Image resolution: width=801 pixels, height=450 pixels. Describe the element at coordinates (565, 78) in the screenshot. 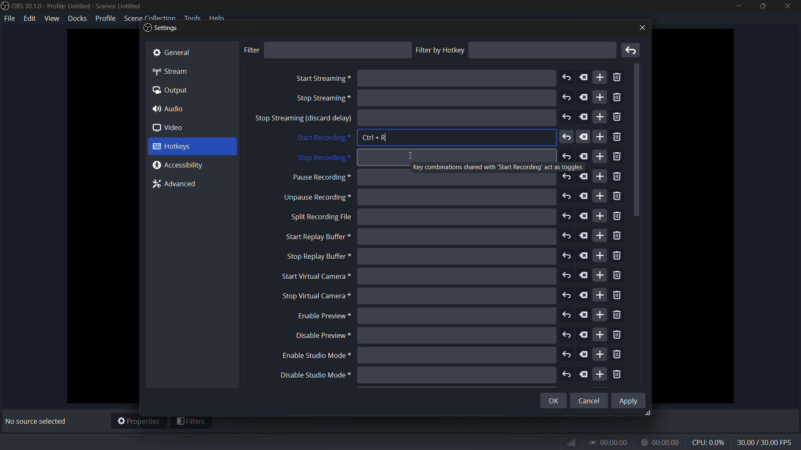

I see `undo` at that location.